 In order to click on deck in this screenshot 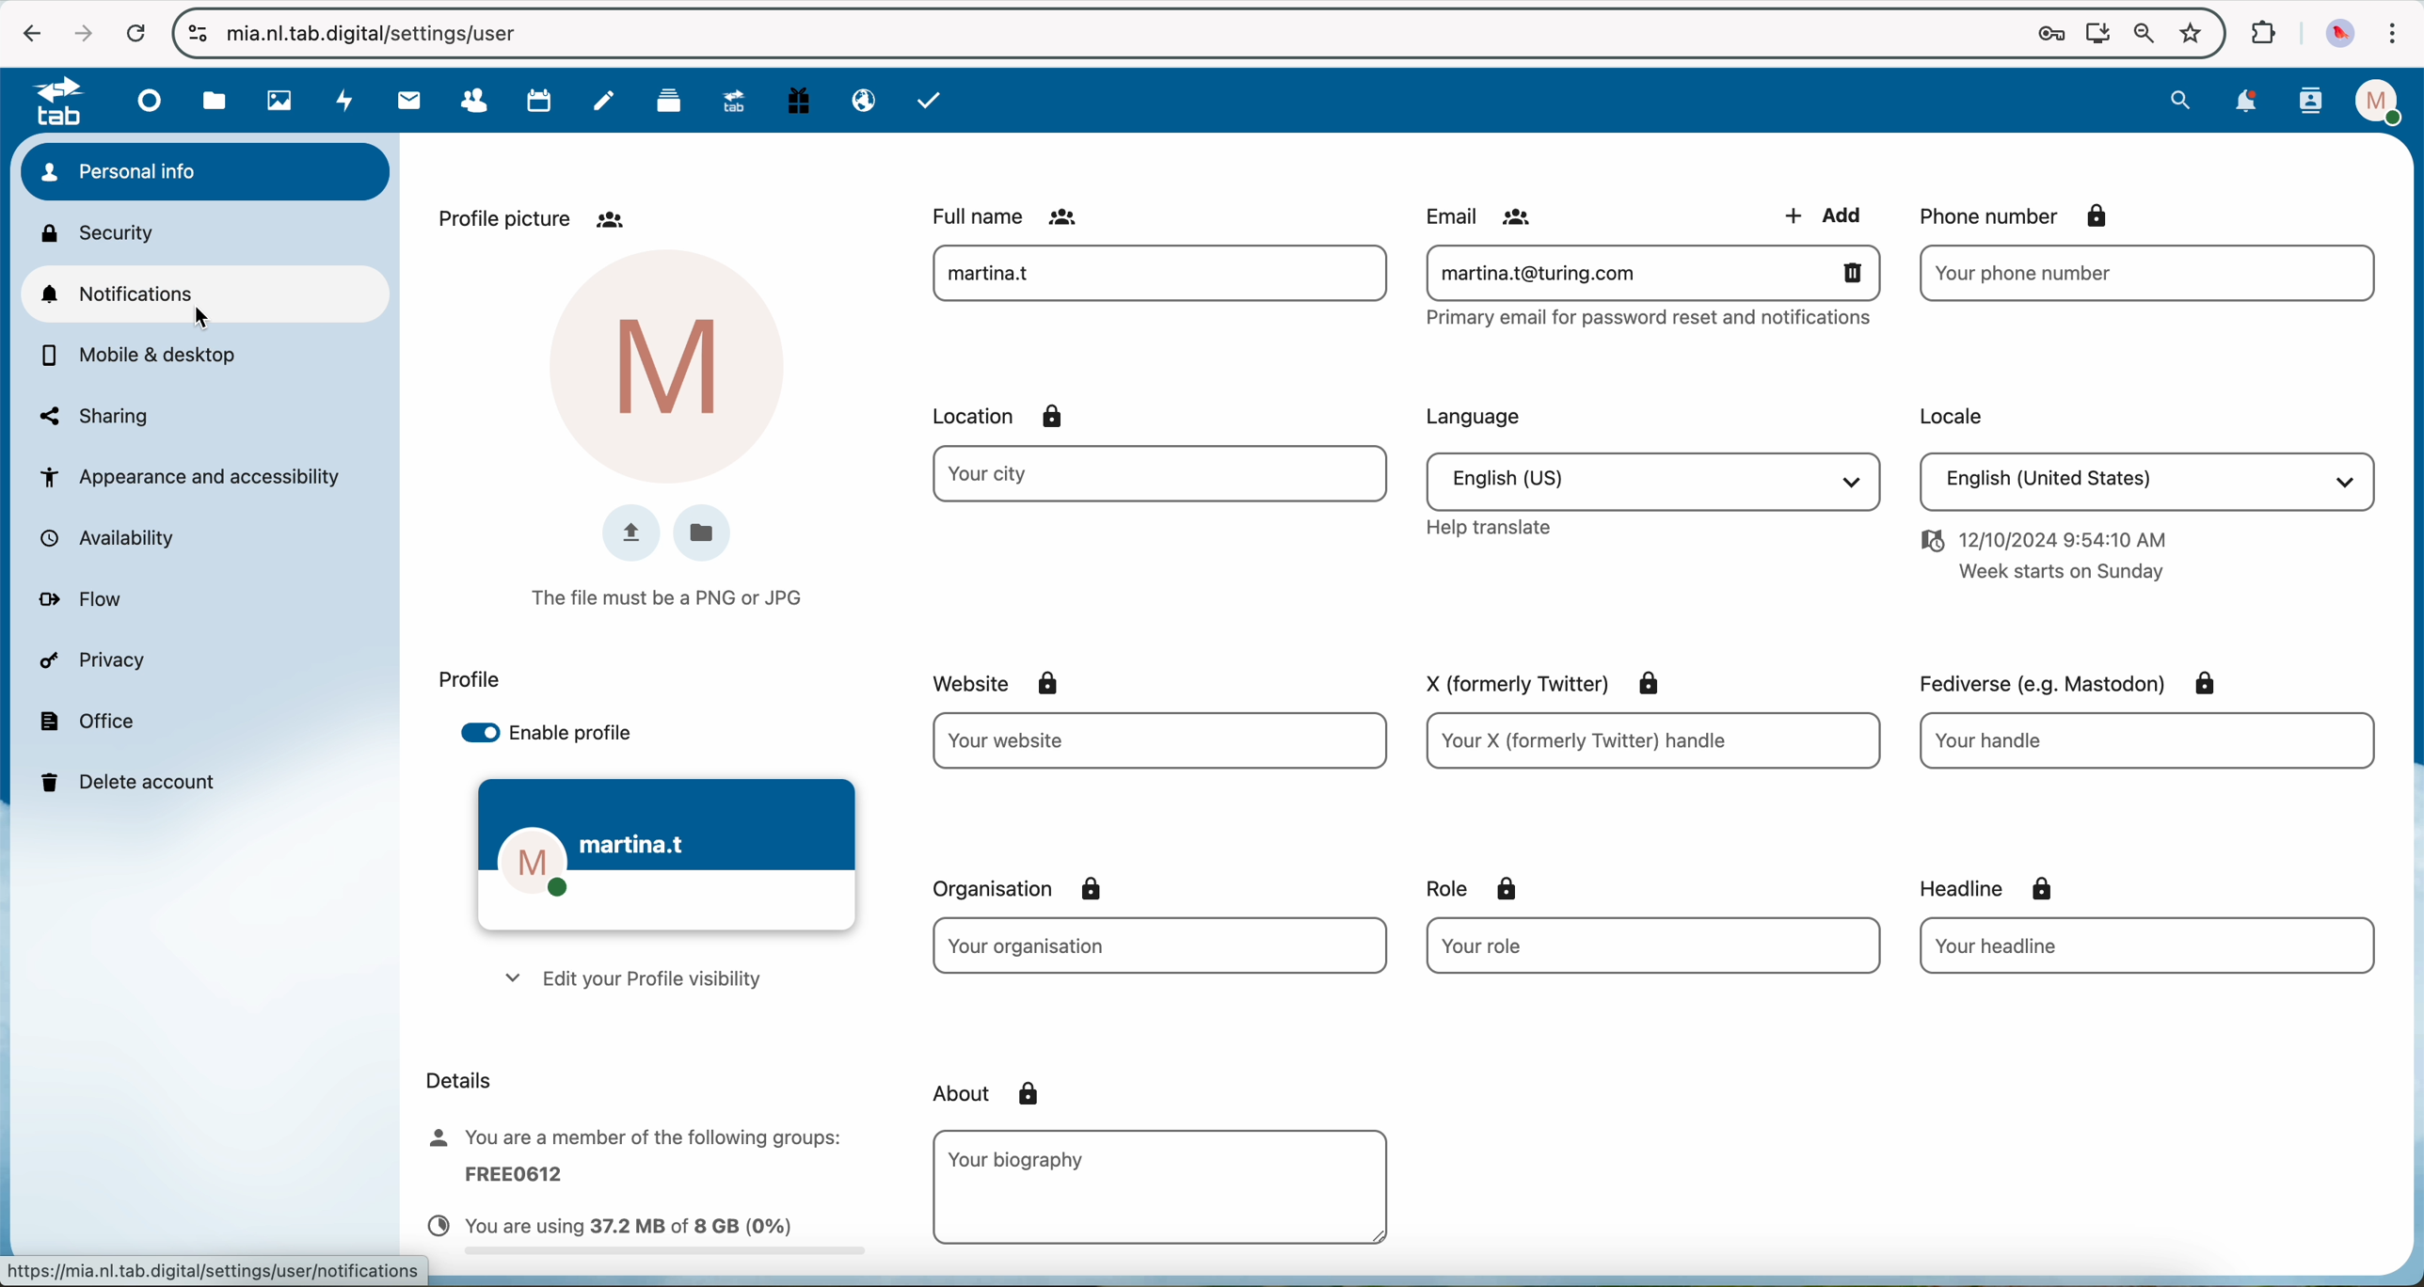, I will do `click(668, 105)`.